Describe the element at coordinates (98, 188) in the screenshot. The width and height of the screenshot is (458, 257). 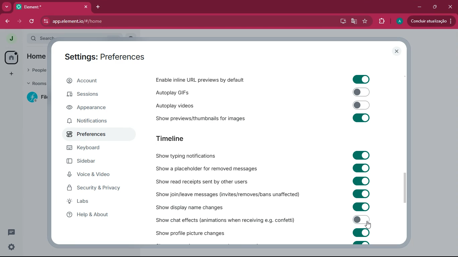
I see `security & privacy` at that location.